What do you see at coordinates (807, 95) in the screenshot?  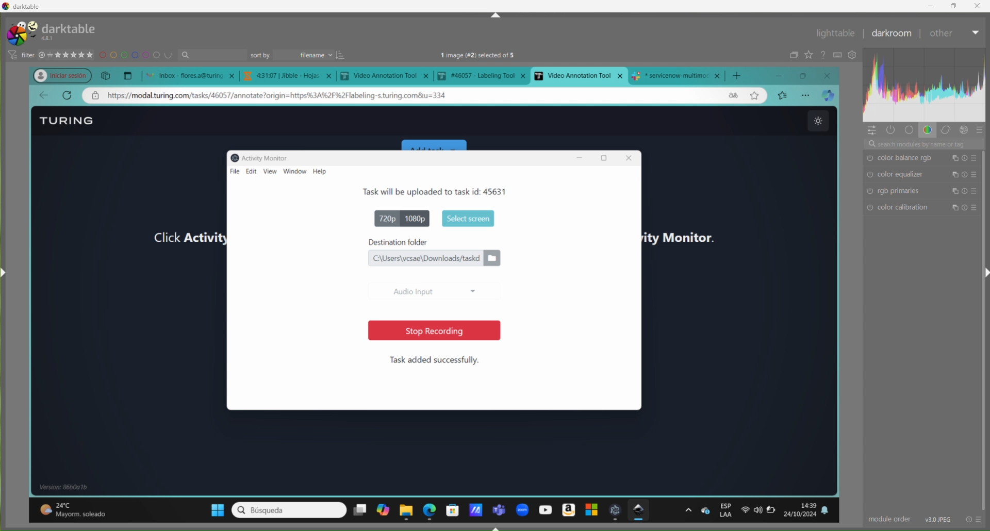 I see `options` at bounding box center [807, 95].